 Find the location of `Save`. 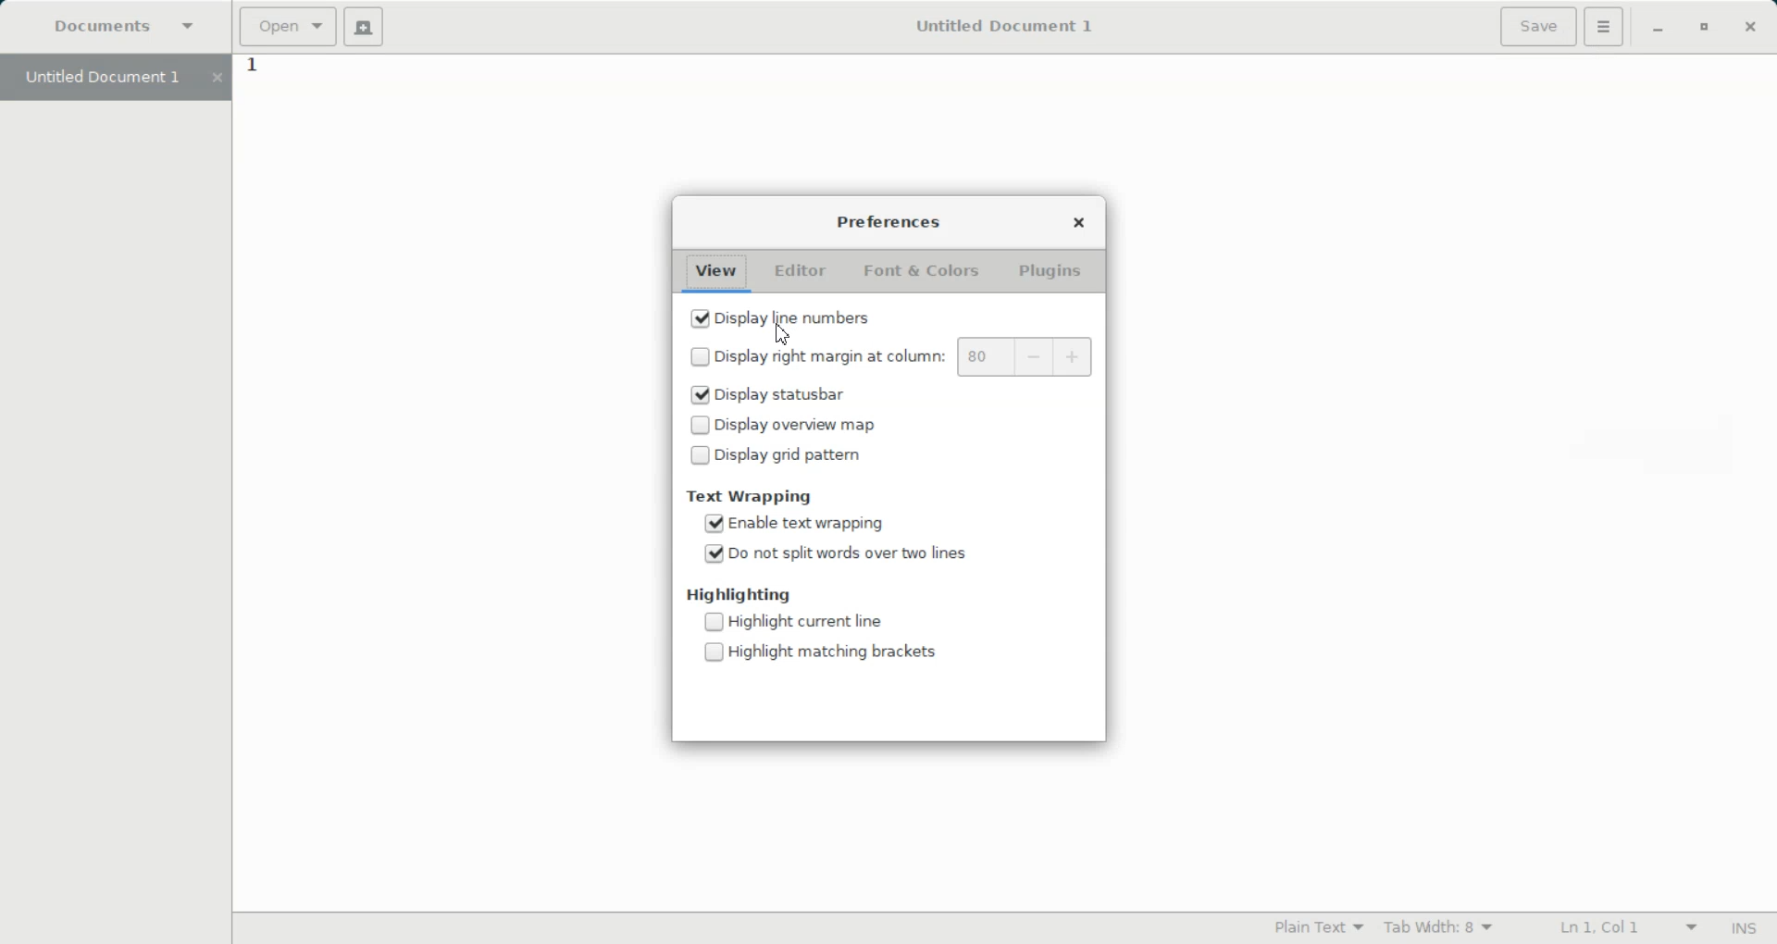

Save is located at coordinates (1538, 26).